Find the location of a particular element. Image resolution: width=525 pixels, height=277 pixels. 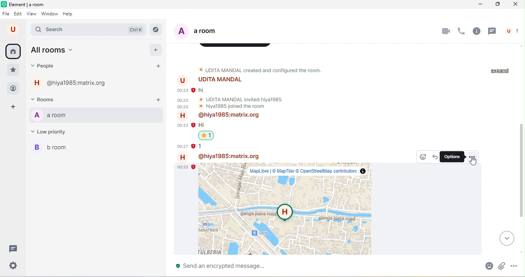

add room is located at coordinates (156, 98).